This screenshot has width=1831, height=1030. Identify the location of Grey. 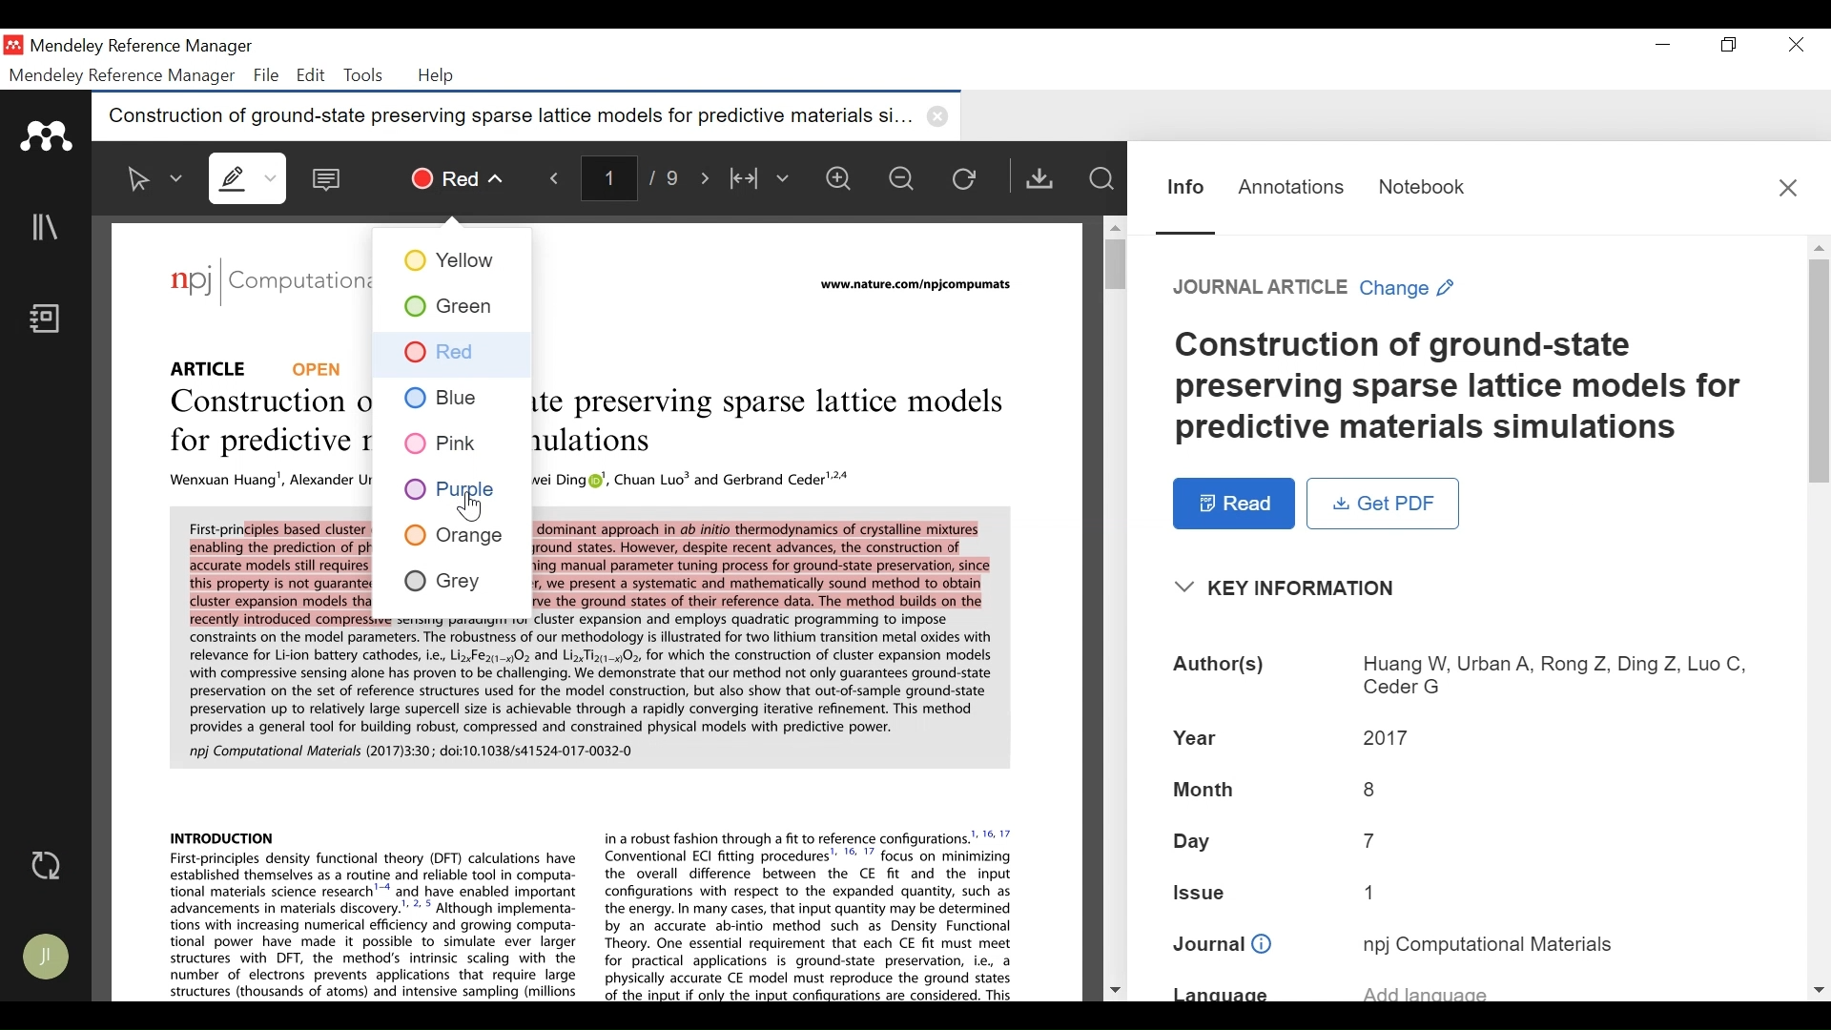
(453, 583).